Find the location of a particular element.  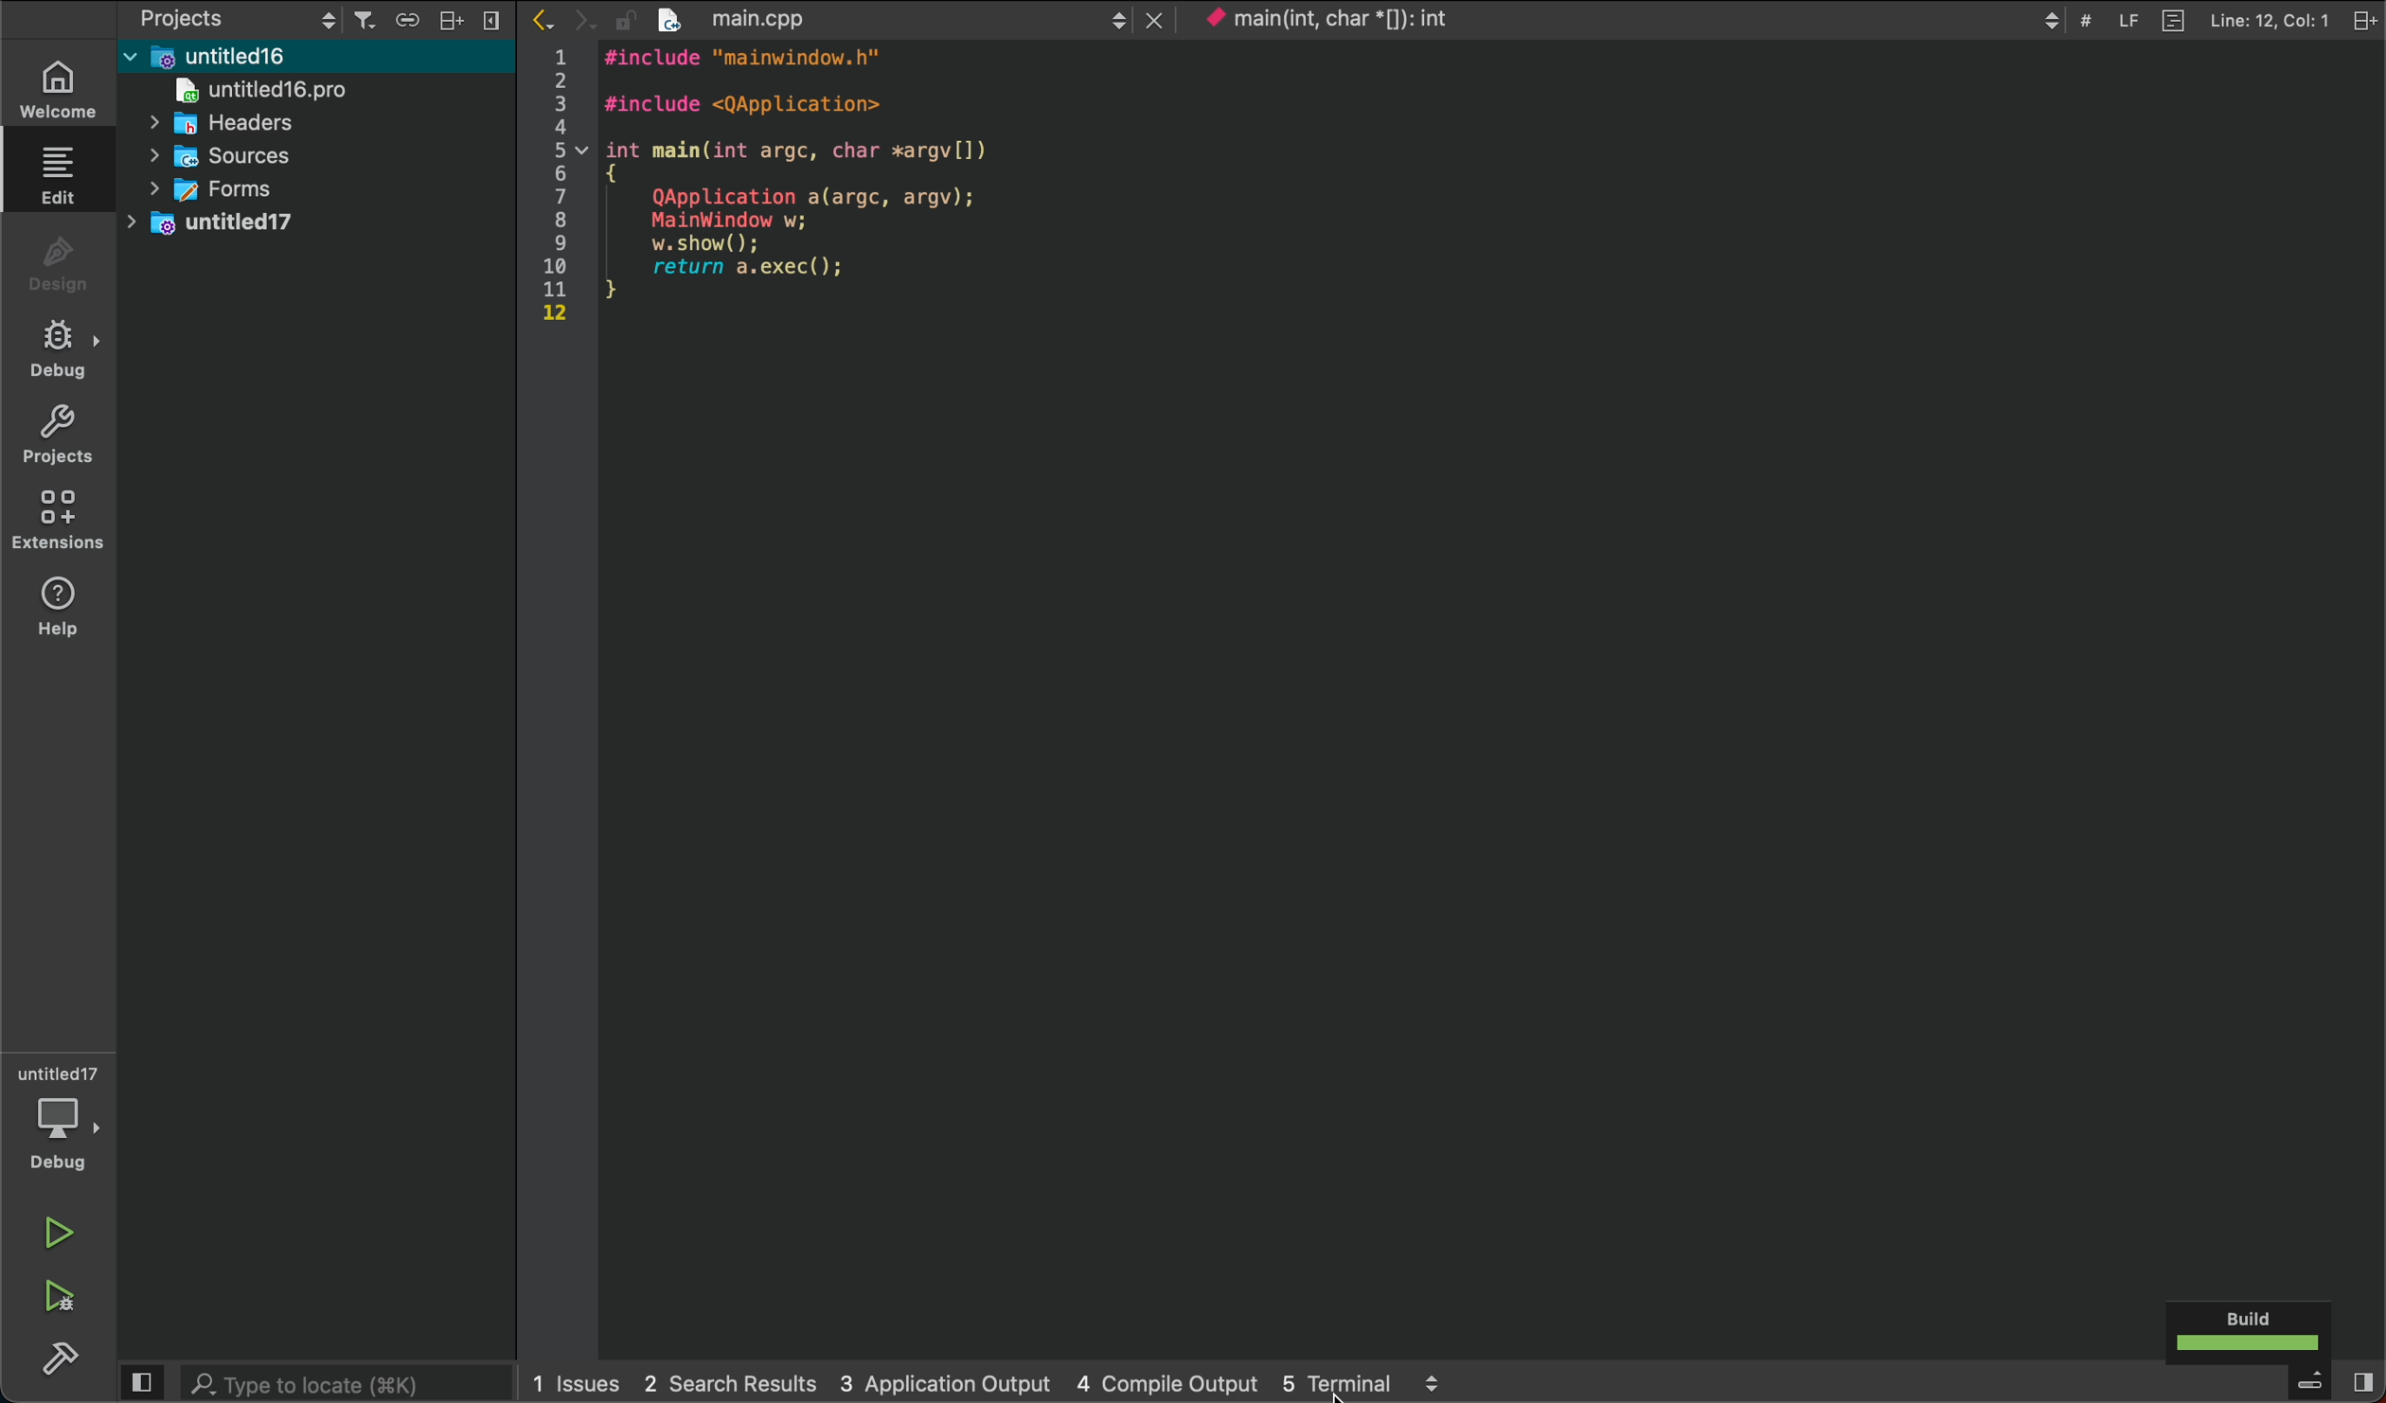

#include "mainwindow.h" #include <QApplication>int main(int argc, char *argv[]){QApplication a(argc, argv);MainWindow w;w.show();return a.exec();} is located at coordinates (812, 186).